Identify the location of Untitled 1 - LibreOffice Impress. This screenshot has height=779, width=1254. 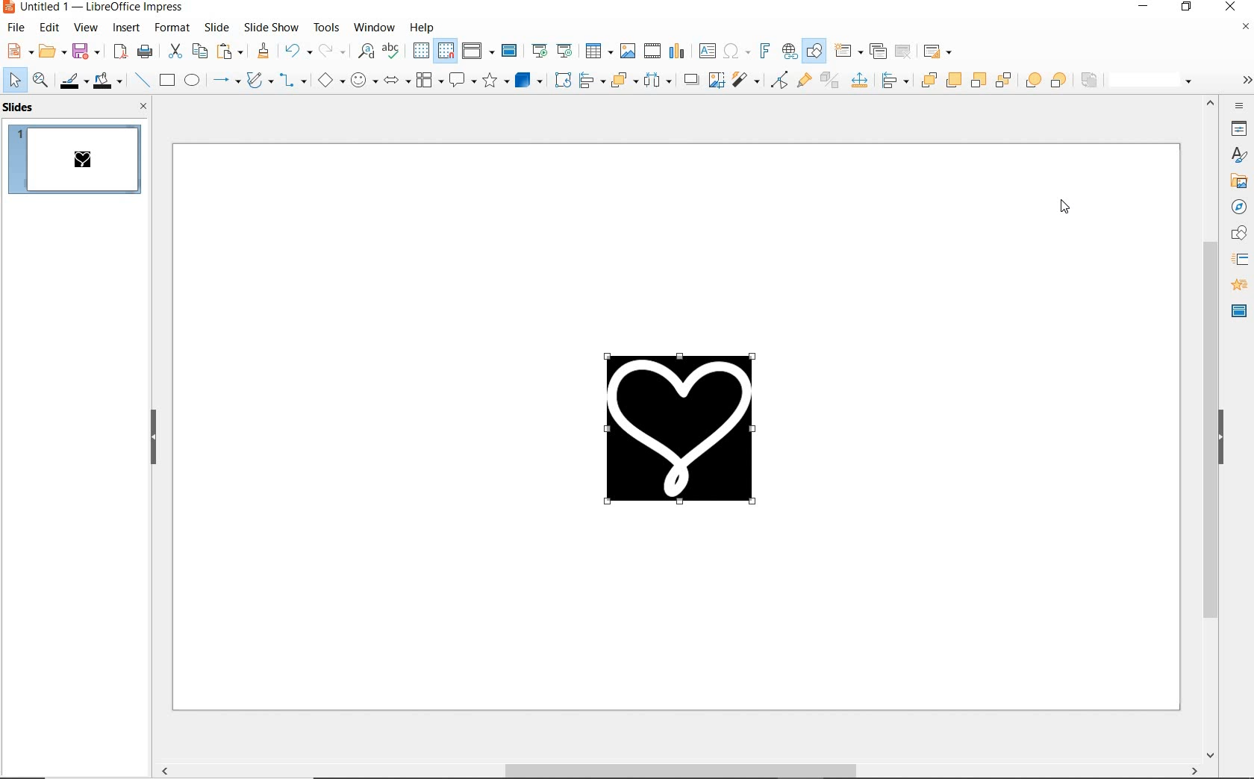
(95, 8).